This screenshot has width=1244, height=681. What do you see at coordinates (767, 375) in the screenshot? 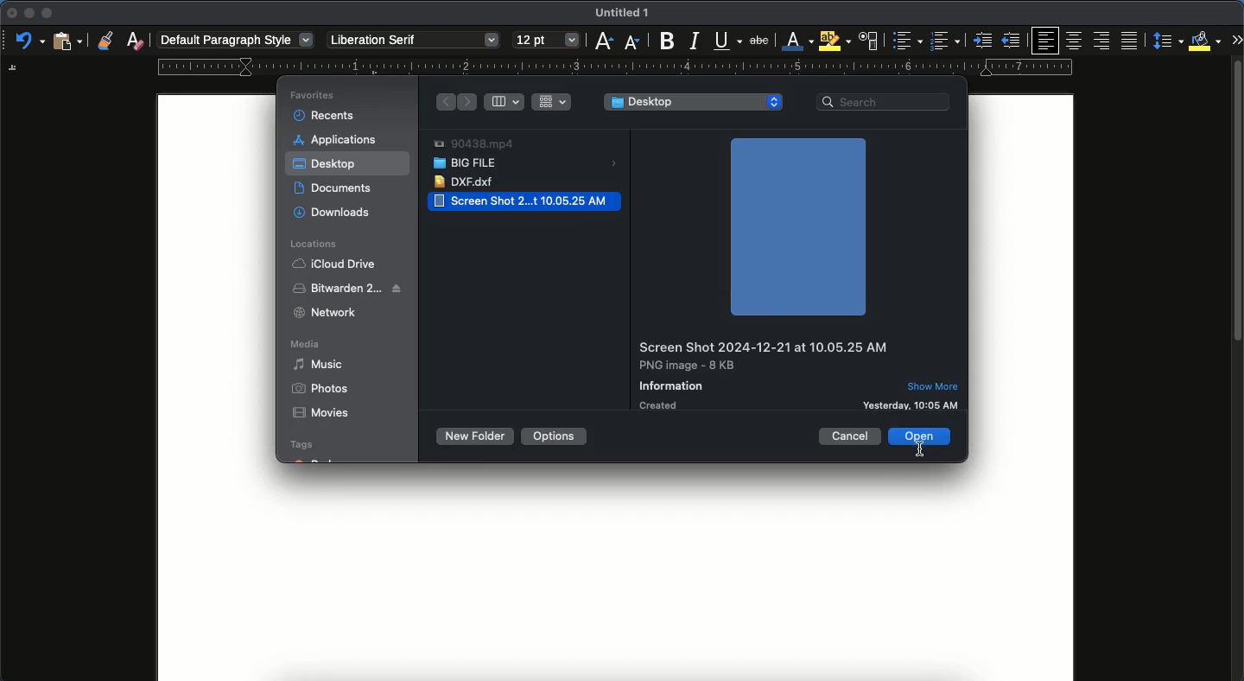
I see `Screen Shot 2024-12-21 at 10.05.25 AM - details` at bounding box center [767, 375].